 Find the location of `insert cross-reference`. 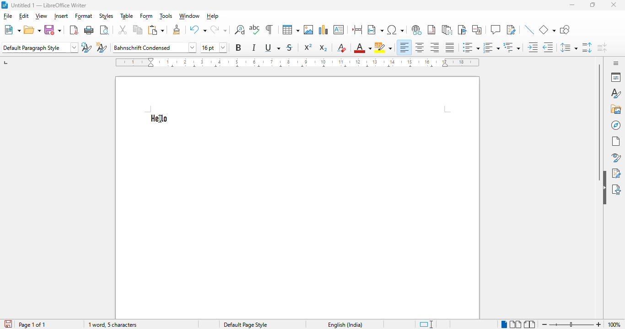

insert cross-reference is located at coordinates (477, 29).